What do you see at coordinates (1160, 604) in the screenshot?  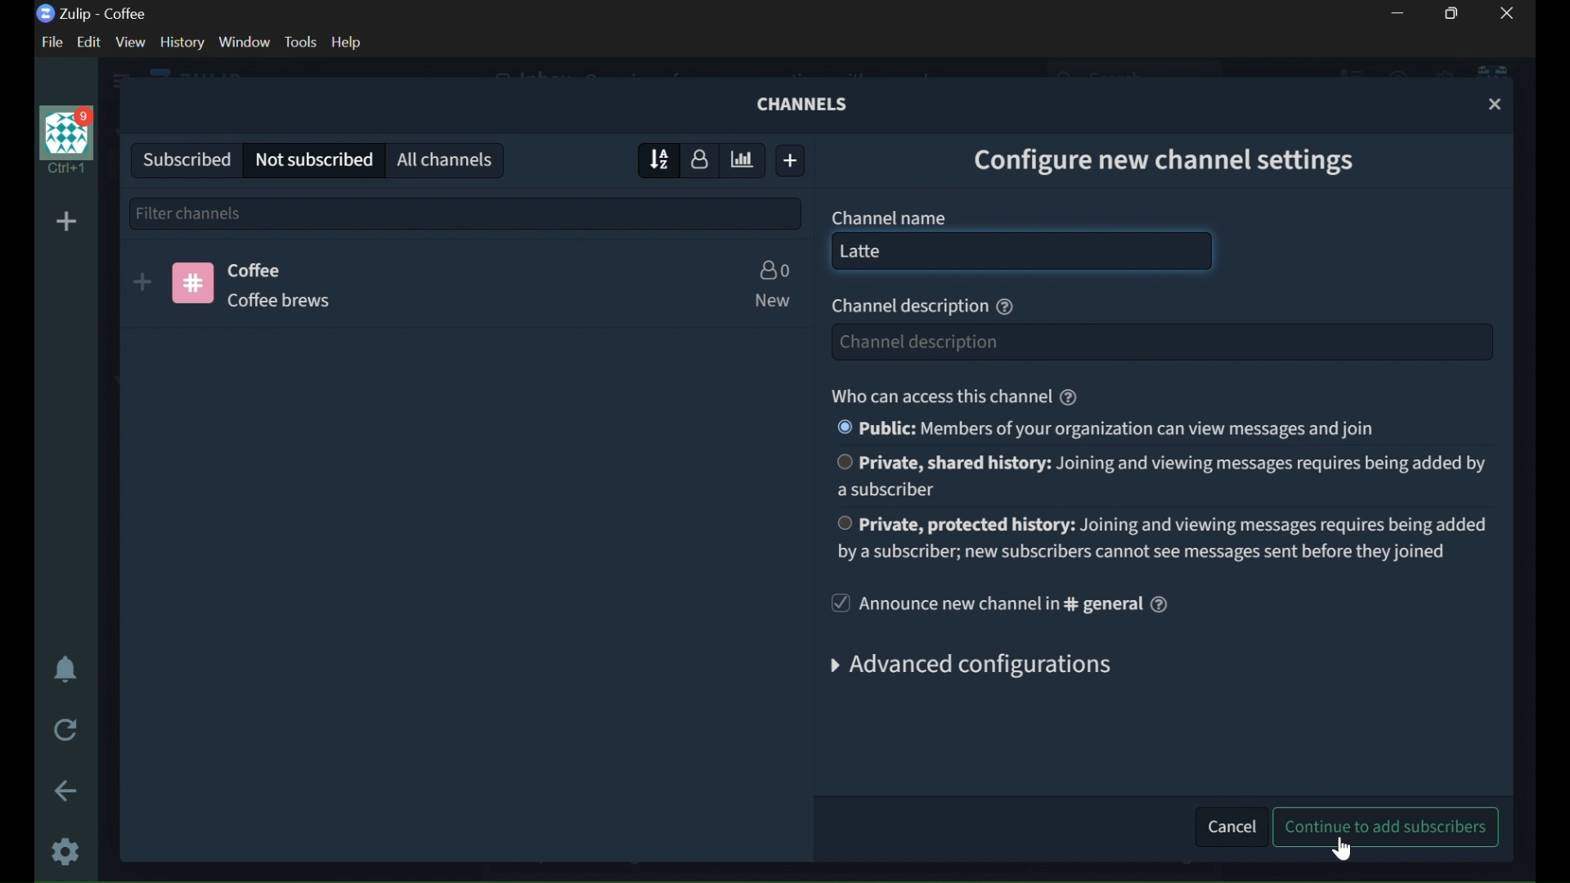 I see `help` at bounding box center [1160, 604].